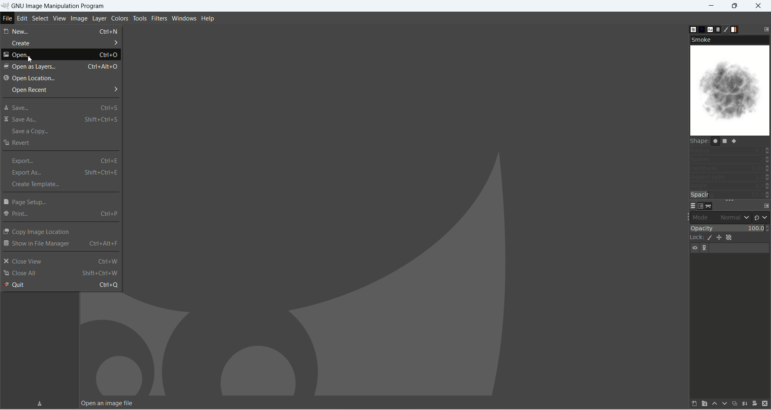  Describe the element at coordinates (730, 158) in the screenshot. I see `spikes` at that location.